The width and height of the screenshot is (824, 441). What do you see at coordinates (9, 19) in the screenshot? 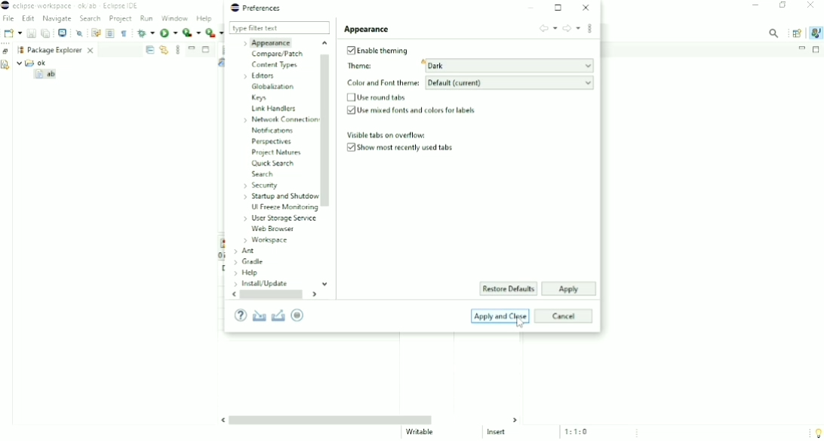
I see `File` at bounding box center [9, 19].